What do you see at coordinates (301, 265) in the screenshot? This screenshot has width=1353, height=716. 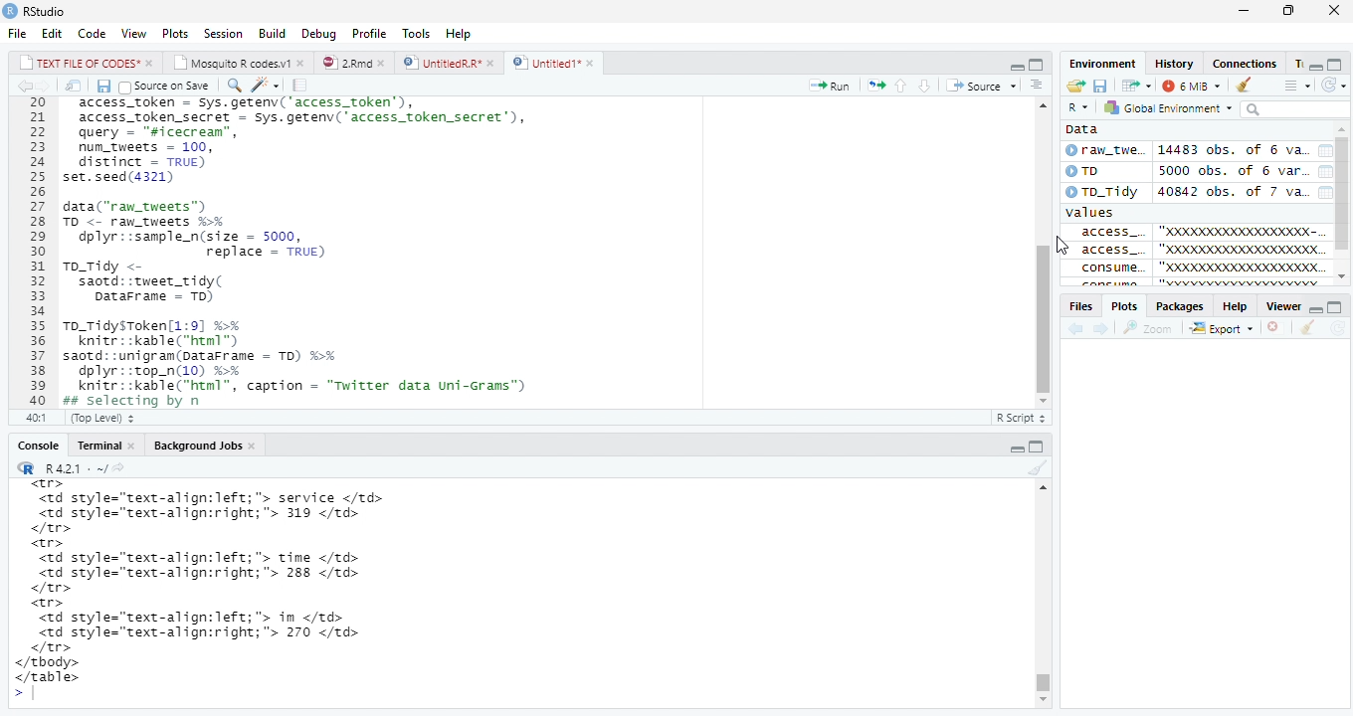 I see `20 access_token - Sys.getenv('access_token’),
21 access_token_secret - sys.getenv( access_token secret’),
22 query - "sicecrean”,

23 num_tweets = 100,

24 distinct = TRUE)

25 set.seed(4321)

26

27 data("raw_tweets")

28 TD <- raw tweets H¥

29 dplyr::sample_n(size = 5000,

30 replace = TRUE)

31 To_Tidy <-

32 saotd::tweet_tidy(

33 Datarrame - TD)

34

35 To_TidysToken[1:9] %%

36 knitr::kable("html™)

37 saotd: :unigram(pataFrame = TD) %>%

38 dplyr::top_n(10) %%

39 knitr::kable("html”, caption = "Twitter data uni-Grams")
40 Bs selecting bv n` at bounding box center [301, 265].